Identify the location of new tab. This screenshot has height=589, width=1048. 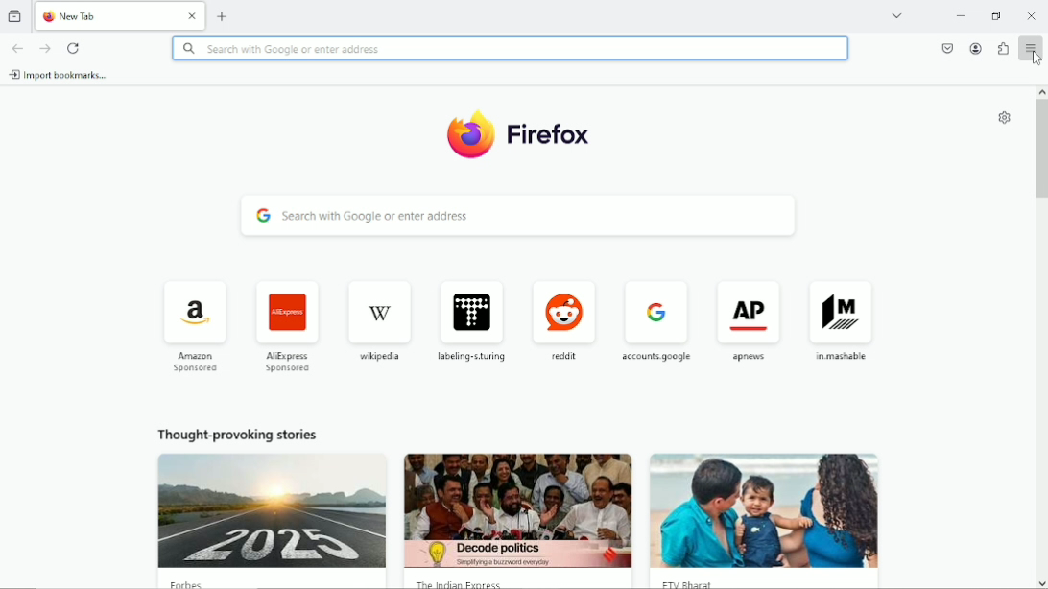
(117, 16).